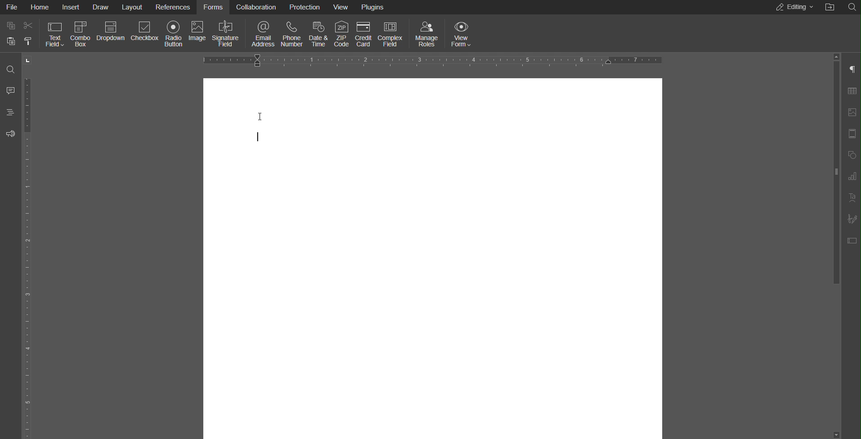 This screenshot has width=861, height=439. I want to click on Open File Location, so click(832, 7).